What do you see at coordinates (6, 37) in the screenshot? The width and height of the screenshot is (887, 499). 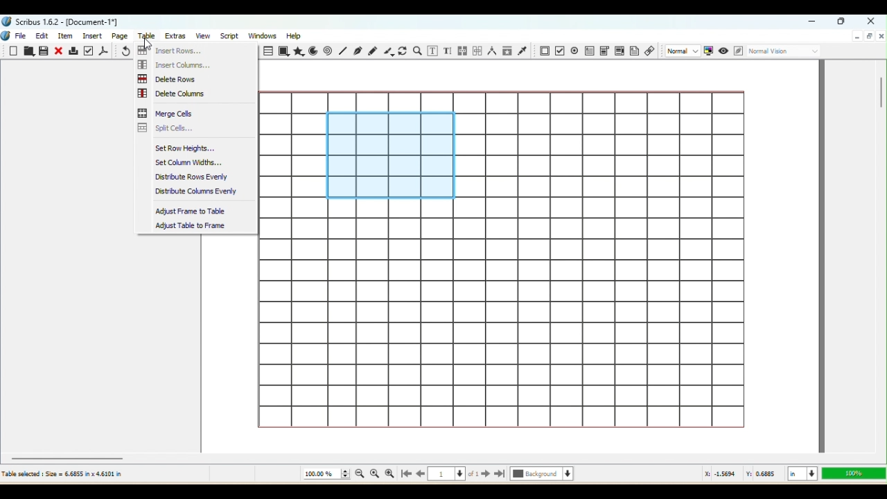 I see `Logo` at bounding box center [6, 37].